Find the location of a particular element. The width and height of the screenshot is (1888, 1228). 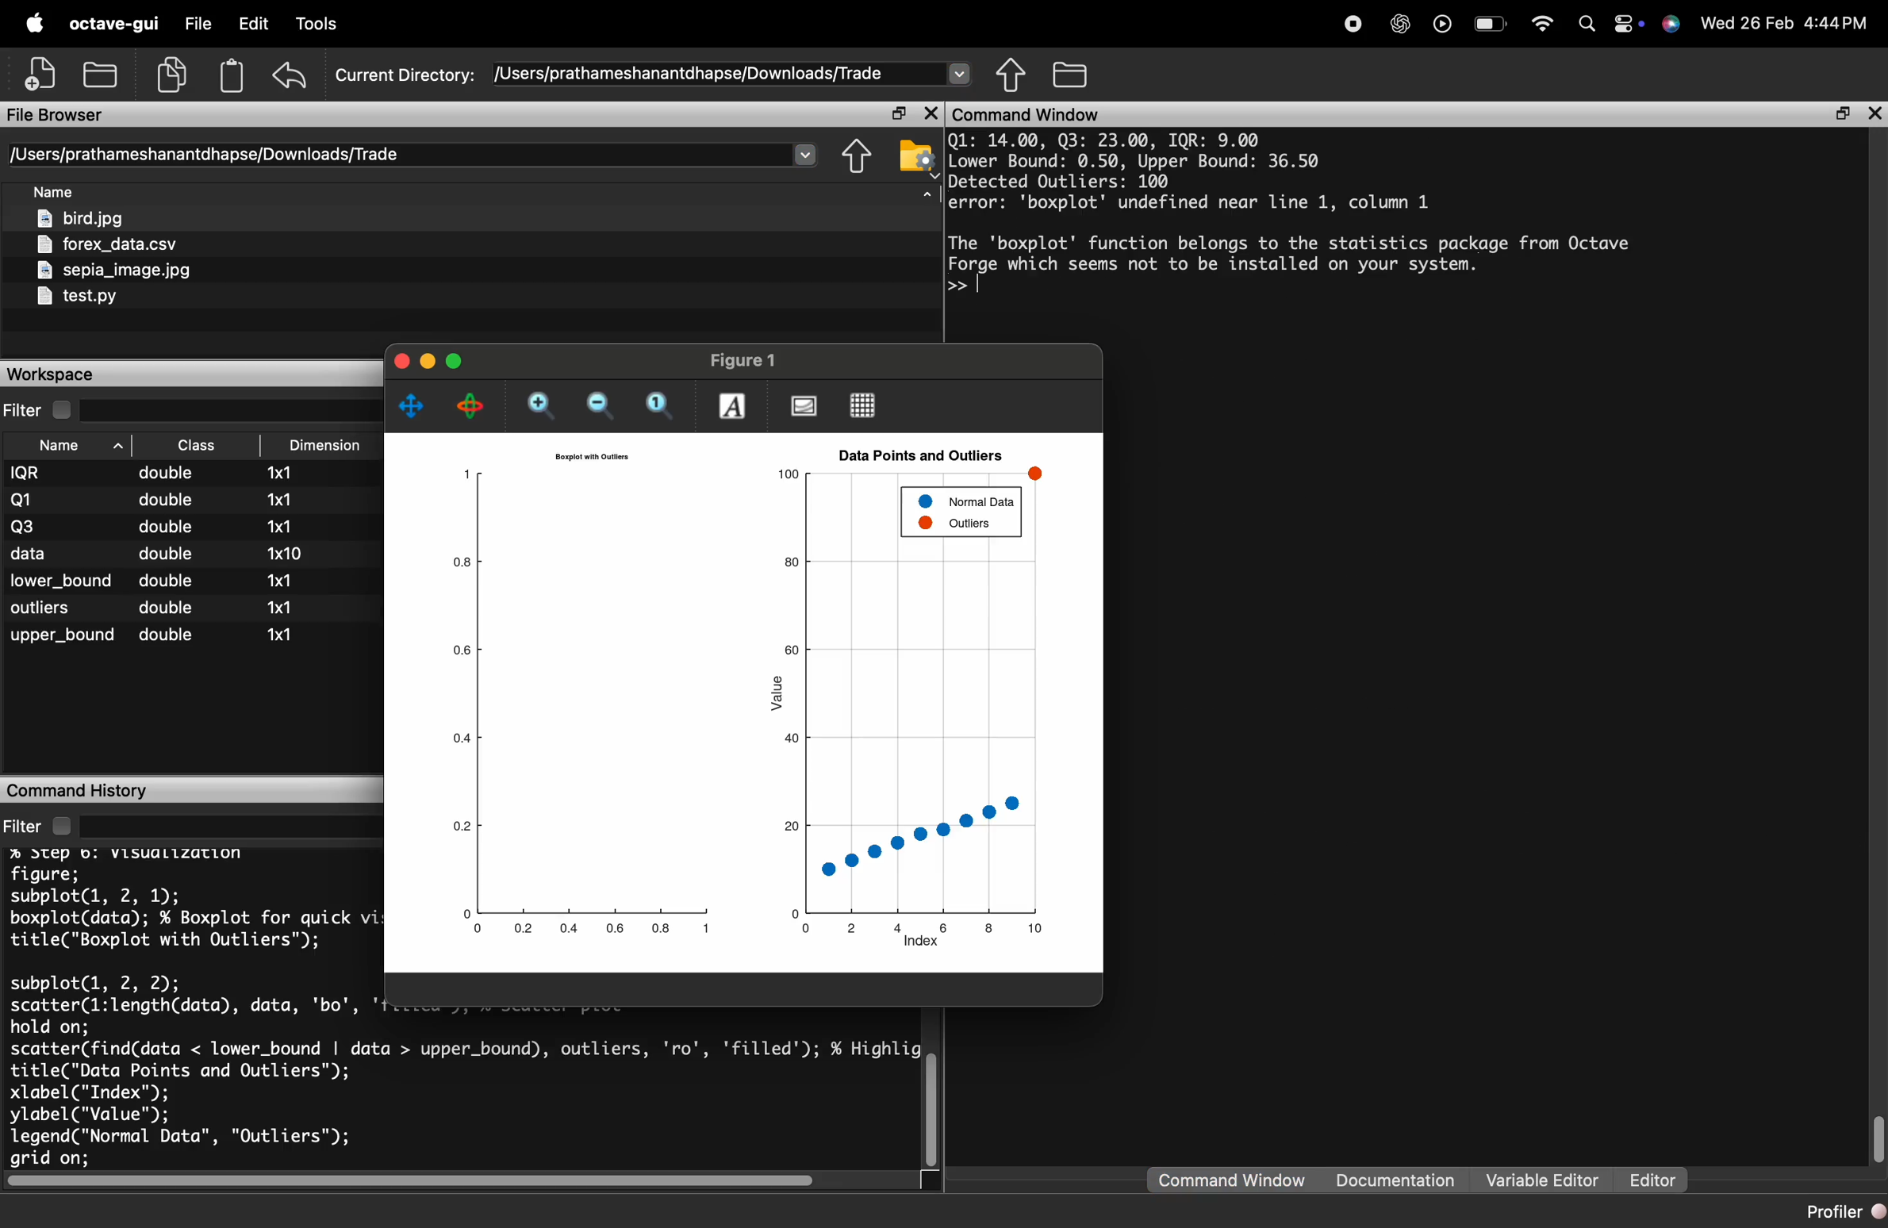

Current Directory: is located at coordinates (408, 77).